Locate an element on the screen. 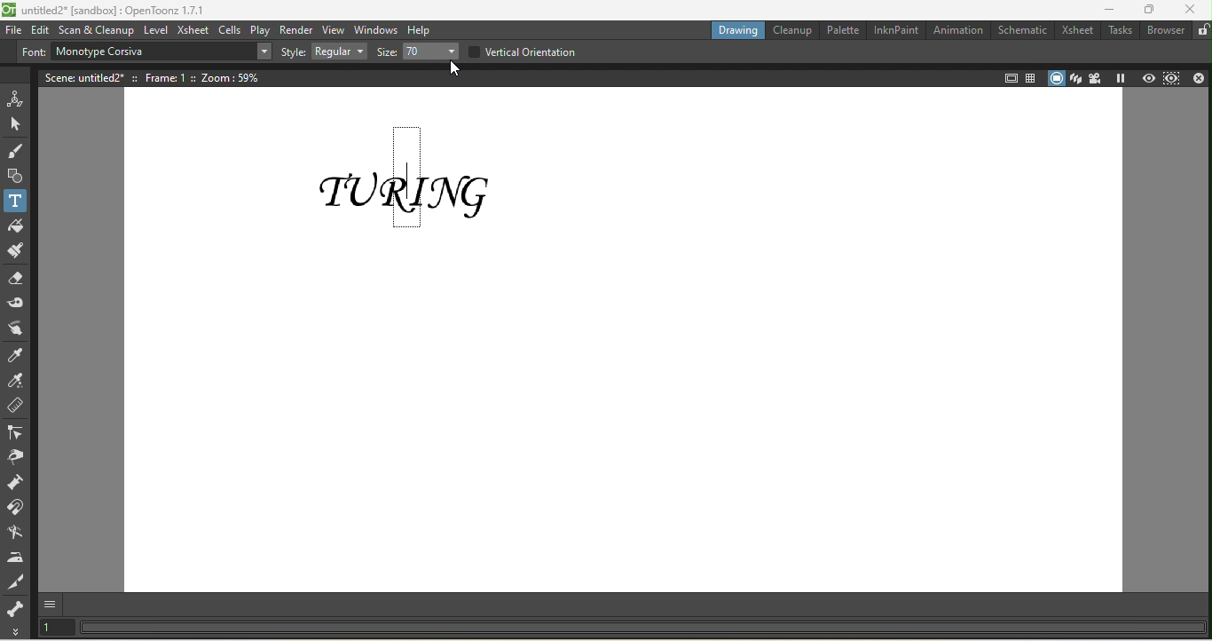  Scene details is located at coordinates (160, 76).